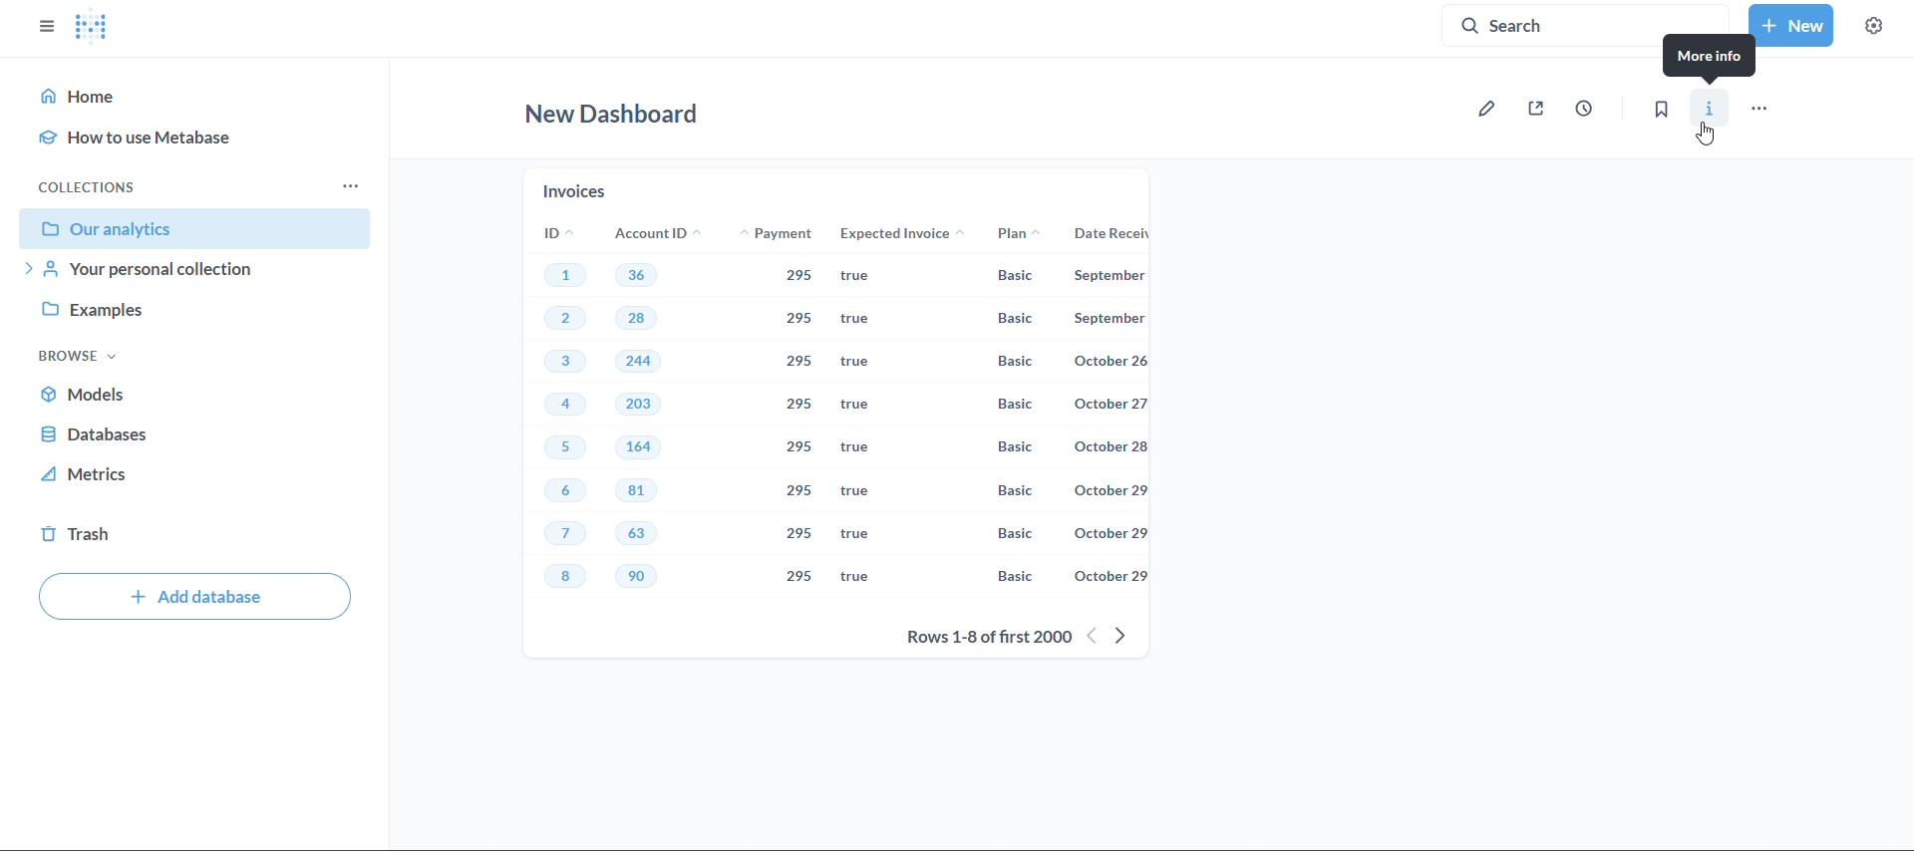  What do you see at coordinates (985, 638) in the screenshot?
I see `rows 1-8 of first 2000` at bounding box center [985, 638].